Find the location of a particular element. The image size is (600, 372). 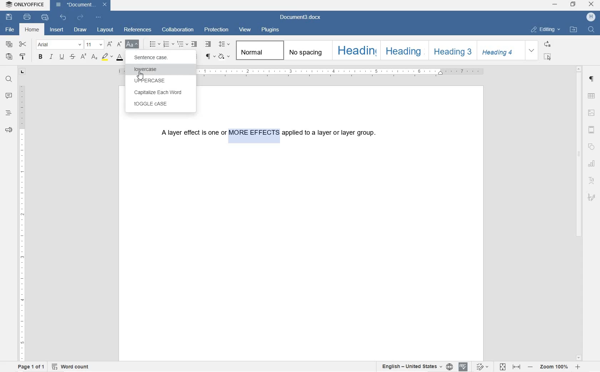

MINIMIZE is located at coordinates (556, 5).